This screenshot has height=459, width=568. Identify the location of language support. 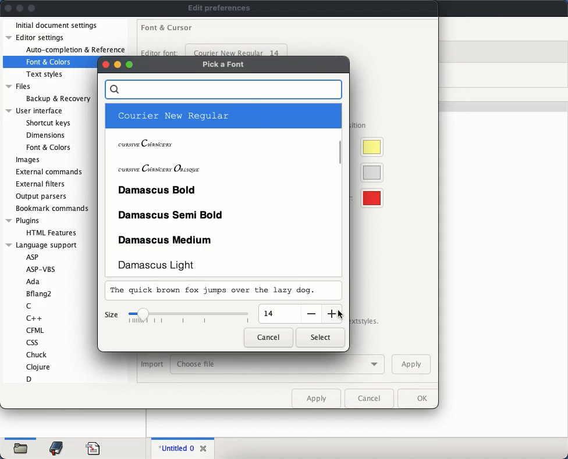
(41, 245).